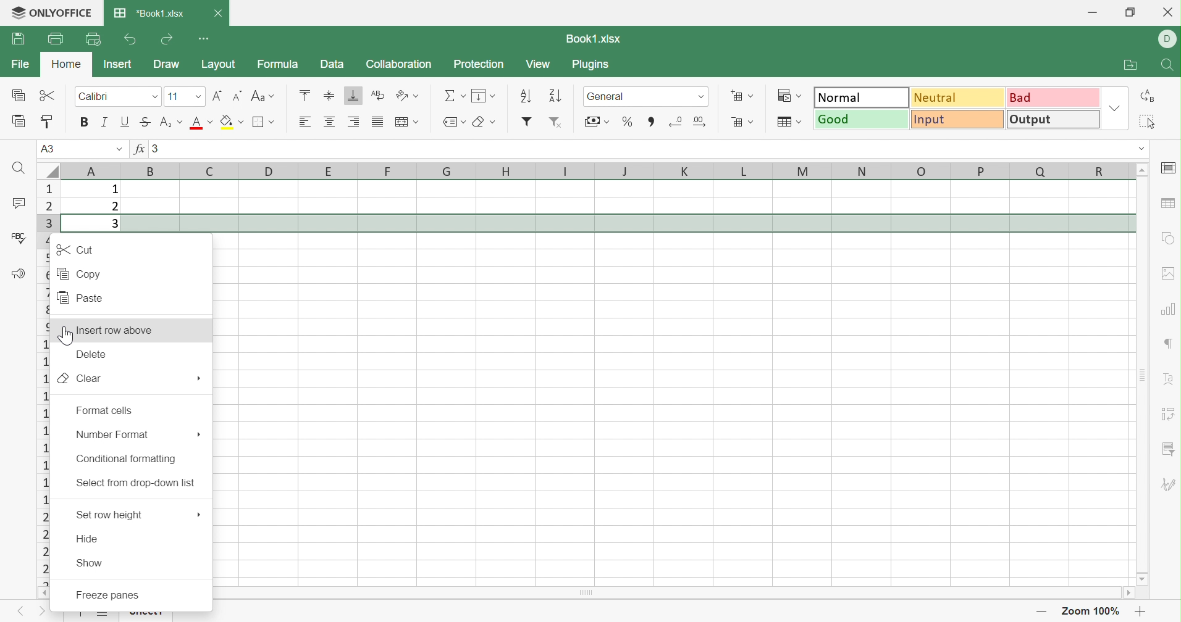  What do you see at coordinates (114, 259) in the screenshot?
I see `5` at bounding box center [114, 259].